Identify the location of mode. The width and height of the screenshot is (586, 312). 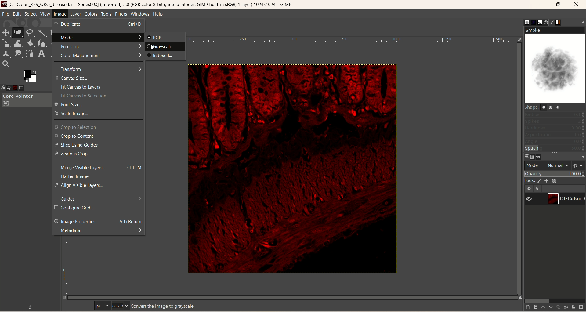
(98, 38).